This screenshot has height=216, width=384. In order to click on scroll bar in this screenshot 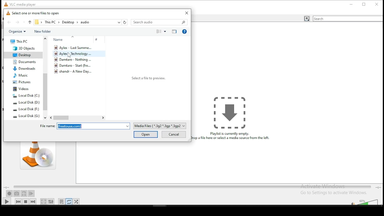, I will do `click(77, 118)`.